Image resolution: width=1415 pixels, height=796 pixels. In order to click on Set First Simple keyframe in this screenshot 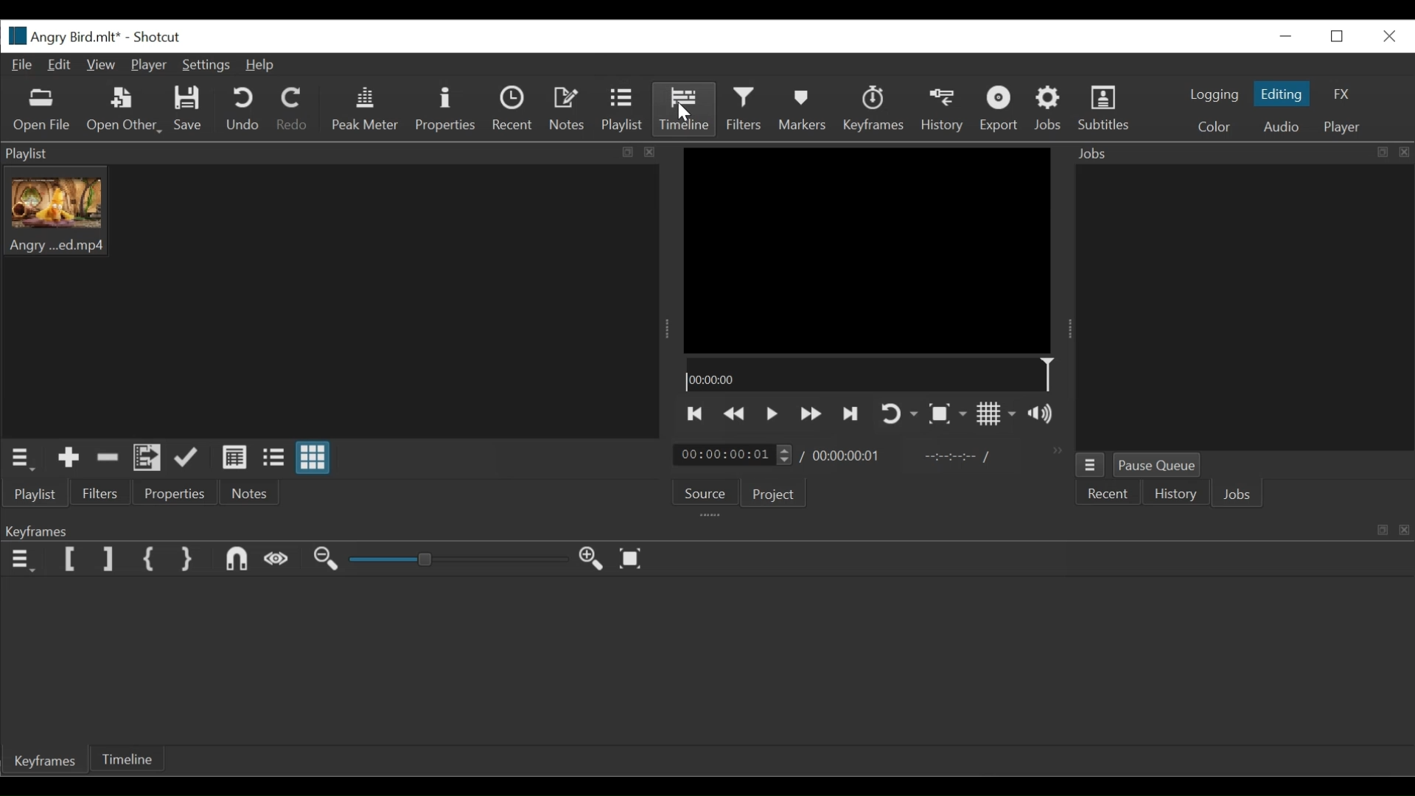, I will do `click(149, 559)`.